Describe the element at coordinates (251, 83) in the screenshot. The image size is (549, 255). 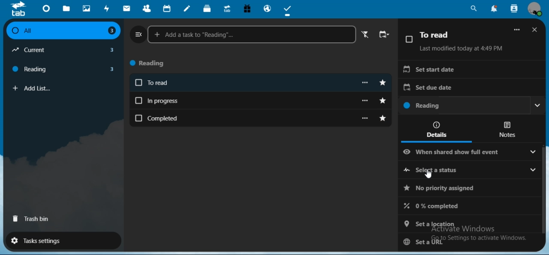
I see `To read` at that location.